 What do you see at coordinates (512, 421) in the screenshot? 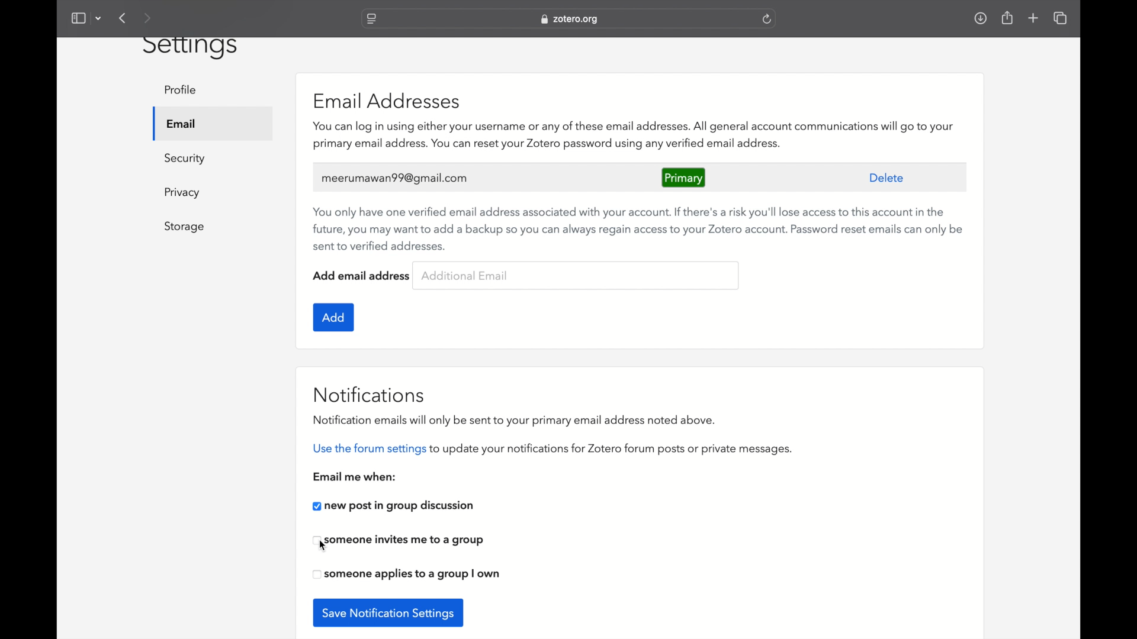
I see `notification emails will only be sent to your primary email address noted above` at bounding box center [512, 421].